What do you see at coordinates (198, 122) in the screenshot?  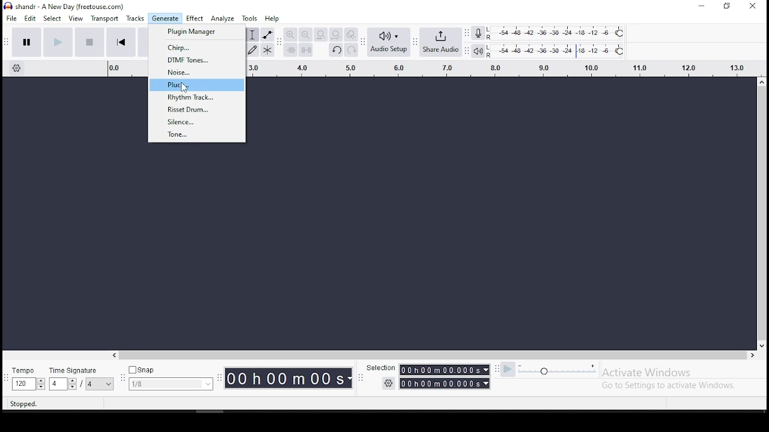 I see `silence` at bounding box center [198, 122].